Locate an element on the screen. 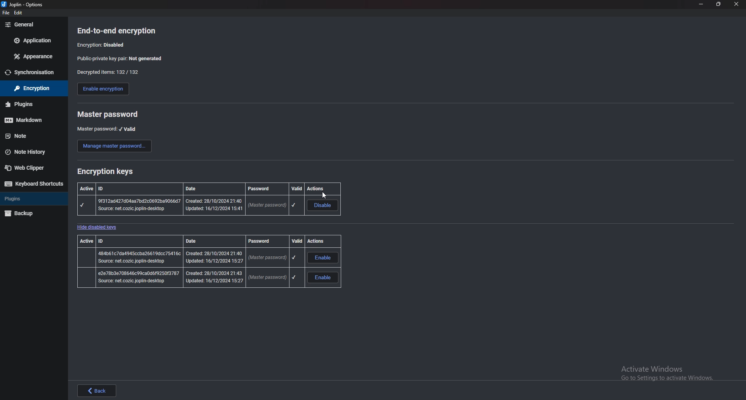 The image size is (746, 400). encryption is located at coordinates (103, 45).